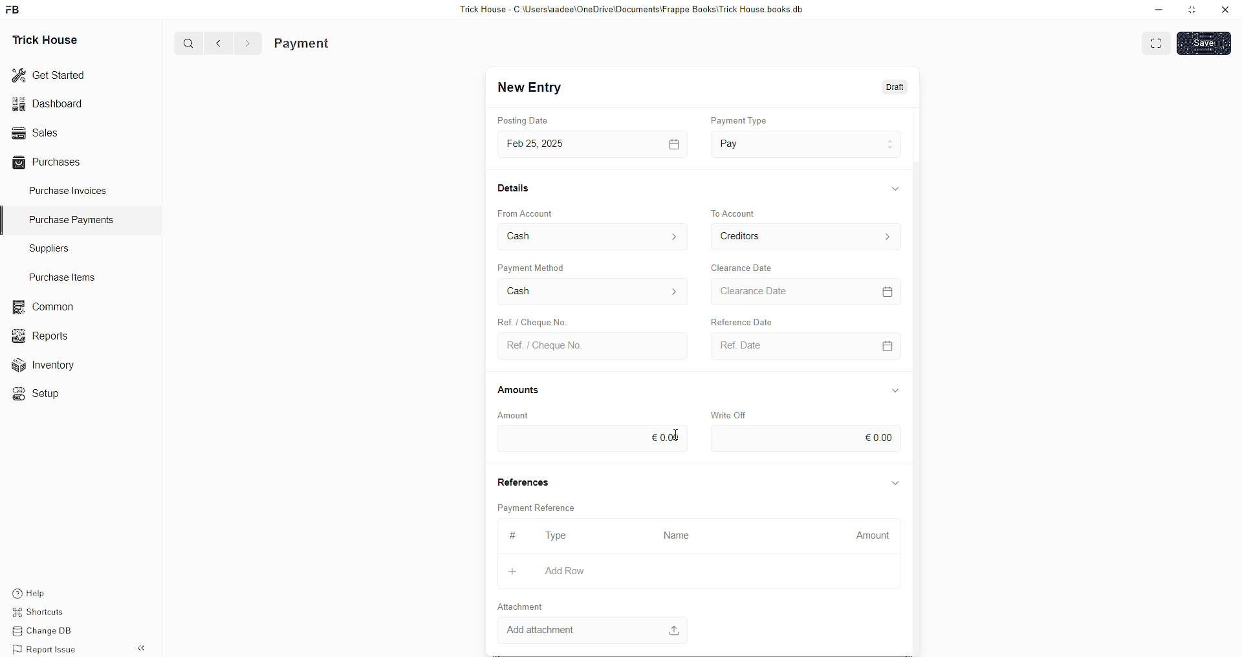 The height and width of the screenshot is (657, 1242). I want to click on eool, so click(647, 436).